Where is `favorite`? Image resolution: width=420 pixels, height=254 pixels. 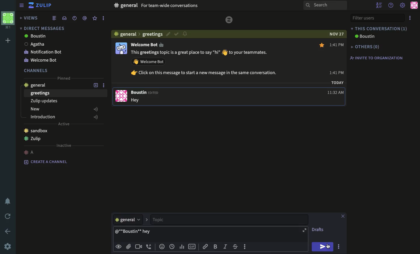 favorite is located at coordinates (95, 18).